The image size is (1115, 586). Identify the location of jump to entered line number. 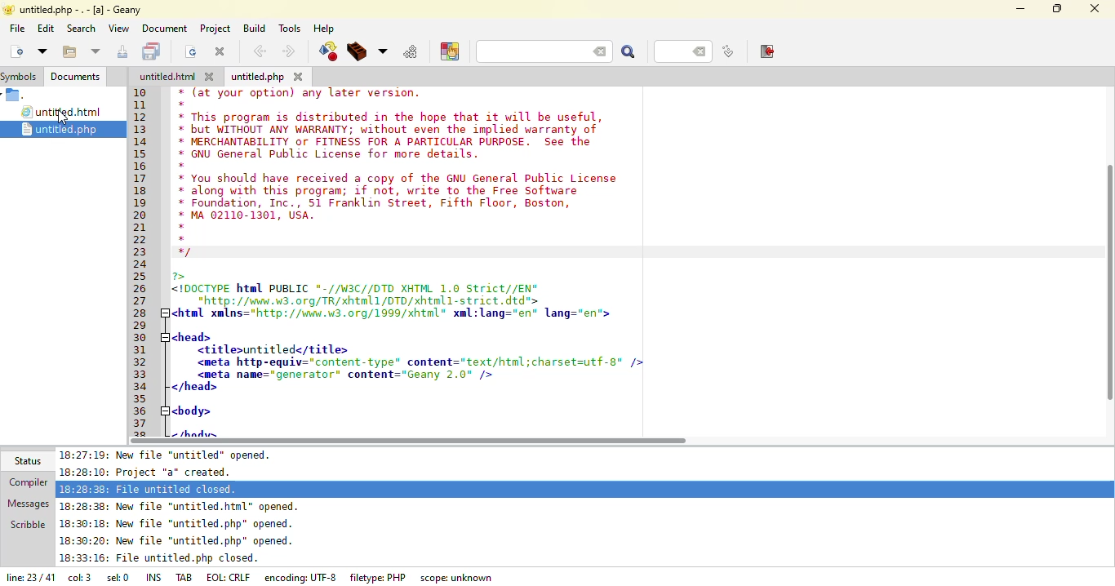
(681, 52).